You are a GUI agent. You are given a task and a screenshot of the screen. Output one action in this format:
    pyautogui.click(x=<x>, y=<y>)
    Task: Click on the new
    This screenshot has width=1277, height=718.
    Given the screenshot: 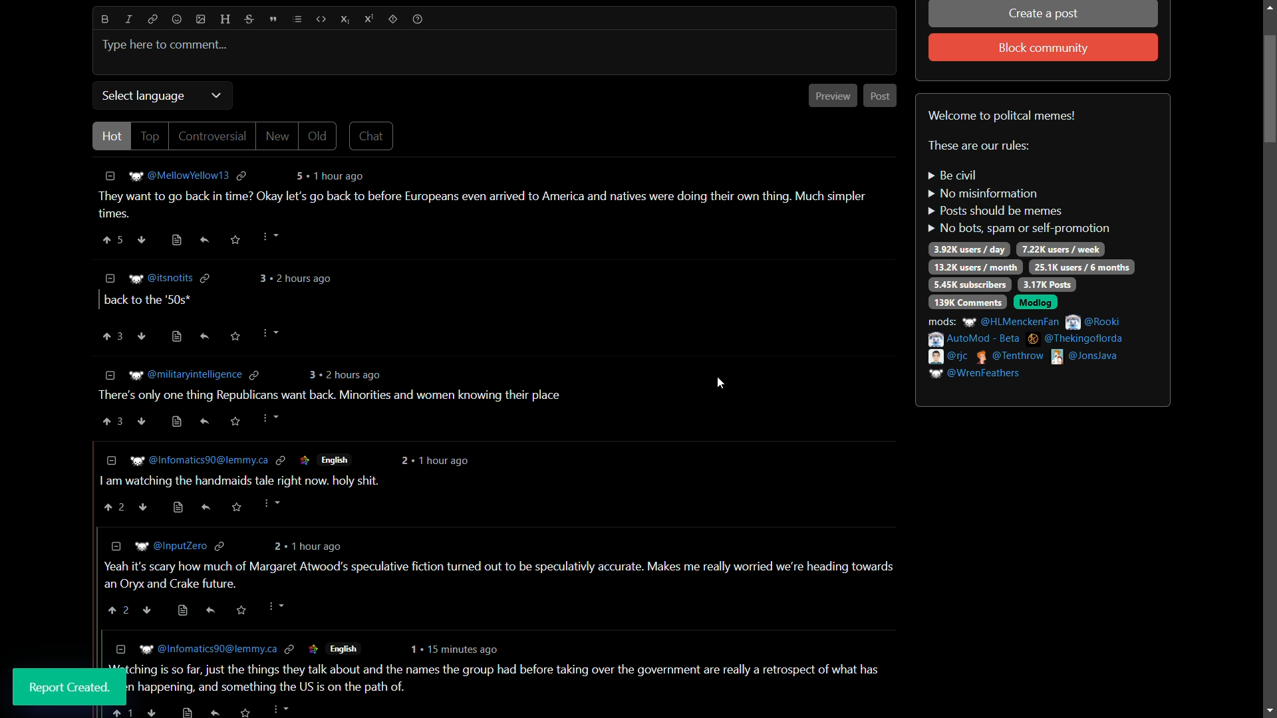 What is the action you would take?
    pyautogui.click(x=279, y=136)
    